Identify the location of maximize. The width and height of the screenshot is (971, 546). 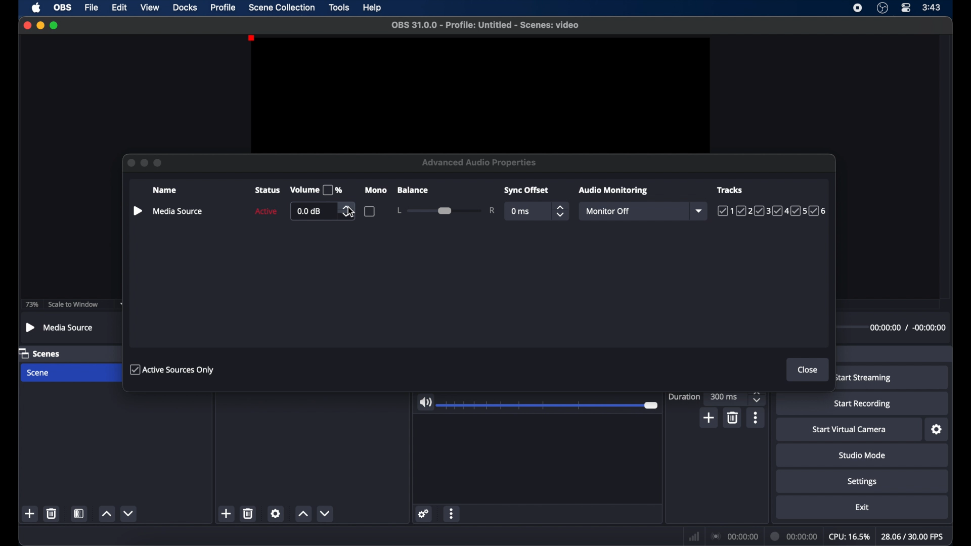
(55, 25).